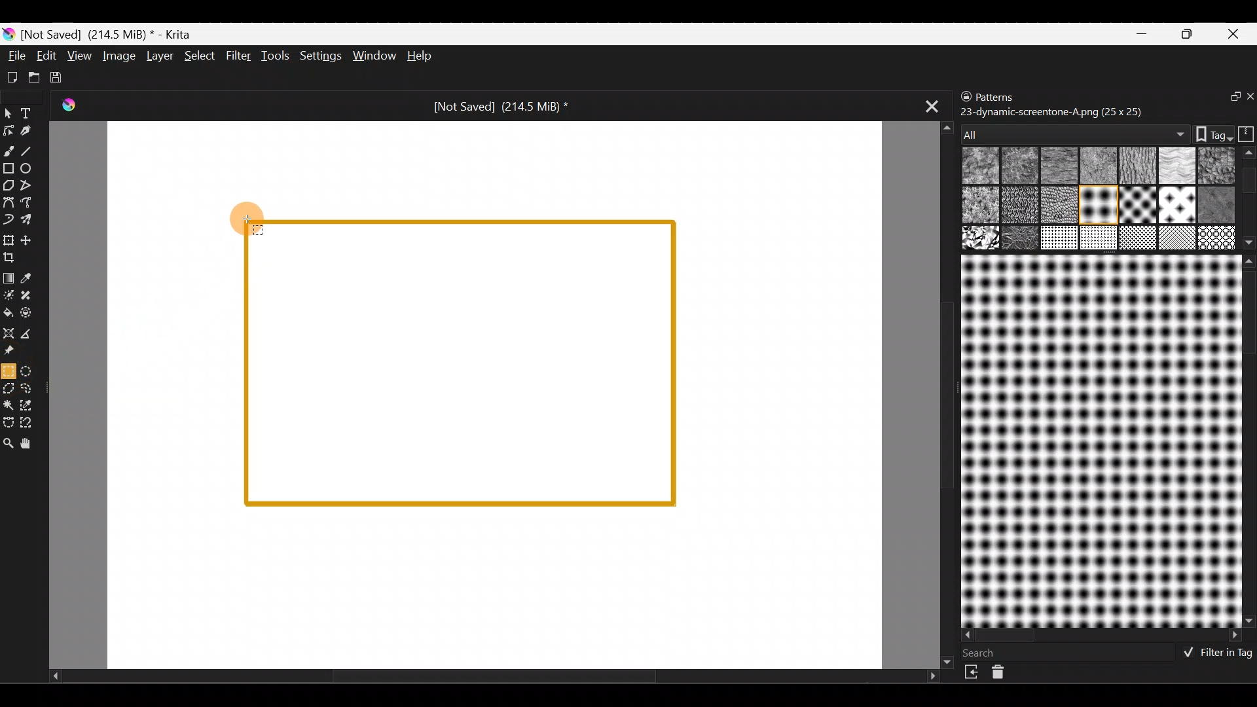 The image size is (1257, 707). What do you see at coordinates (1097, 207) in the screenshot?
I see `10 drawed_dotted.png` at bounding box center [1097, 207].